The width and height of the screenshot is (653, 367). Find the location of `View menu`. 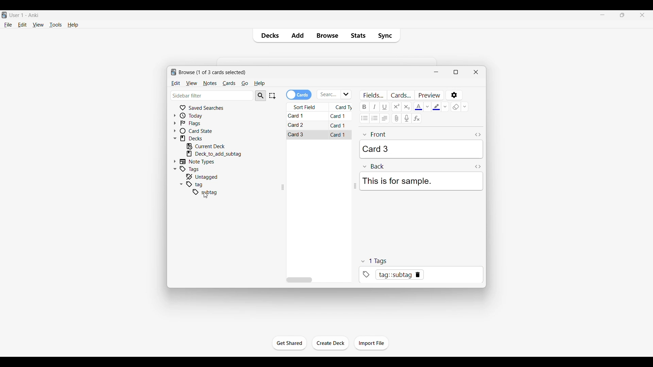

View menu is located at coordinates (38, 24).